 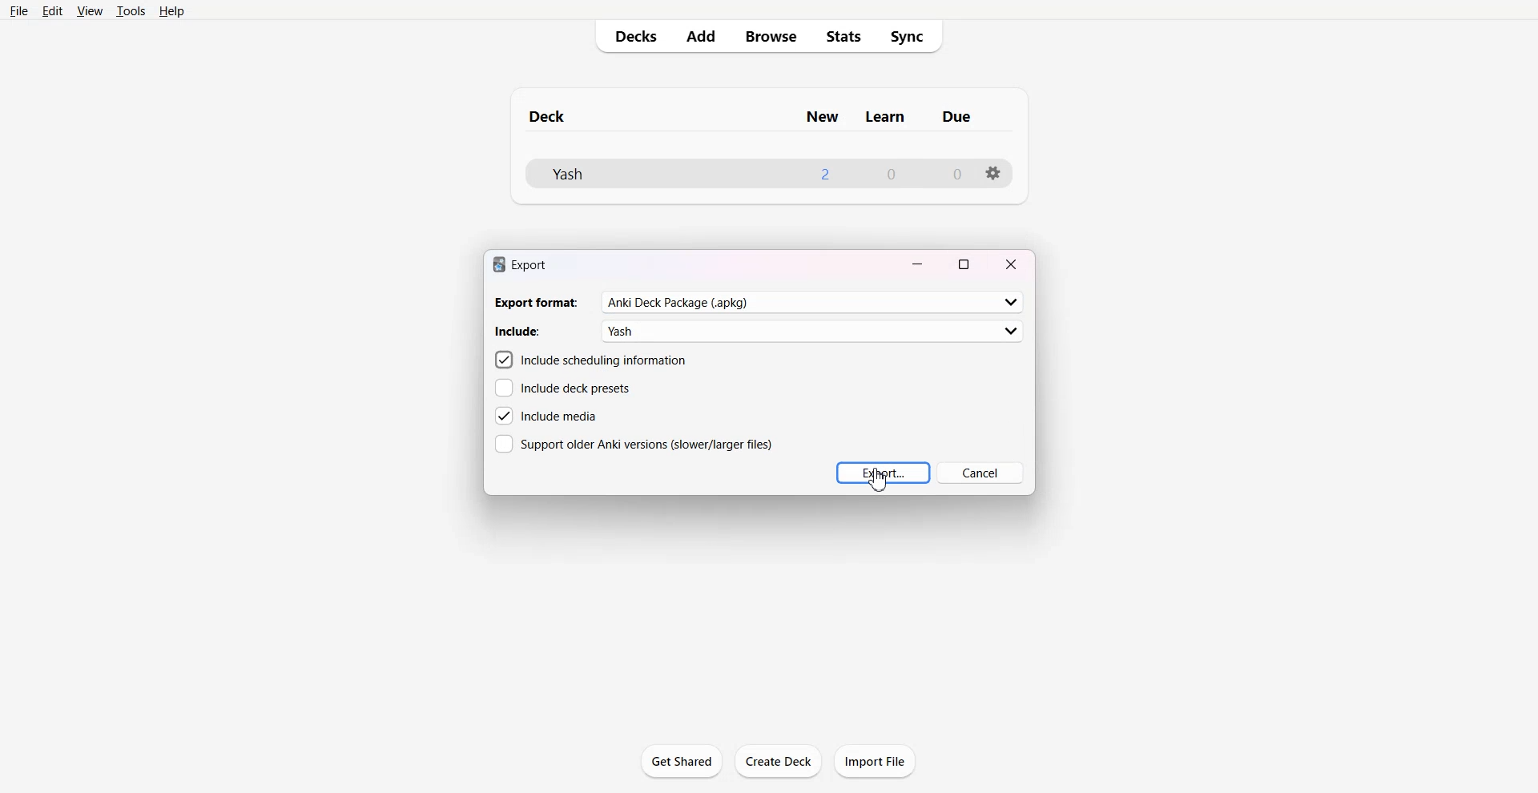 What do you see at coordinates (54, 11) in the screenshot?
I see `Edit` at bounding box center [54, 11].